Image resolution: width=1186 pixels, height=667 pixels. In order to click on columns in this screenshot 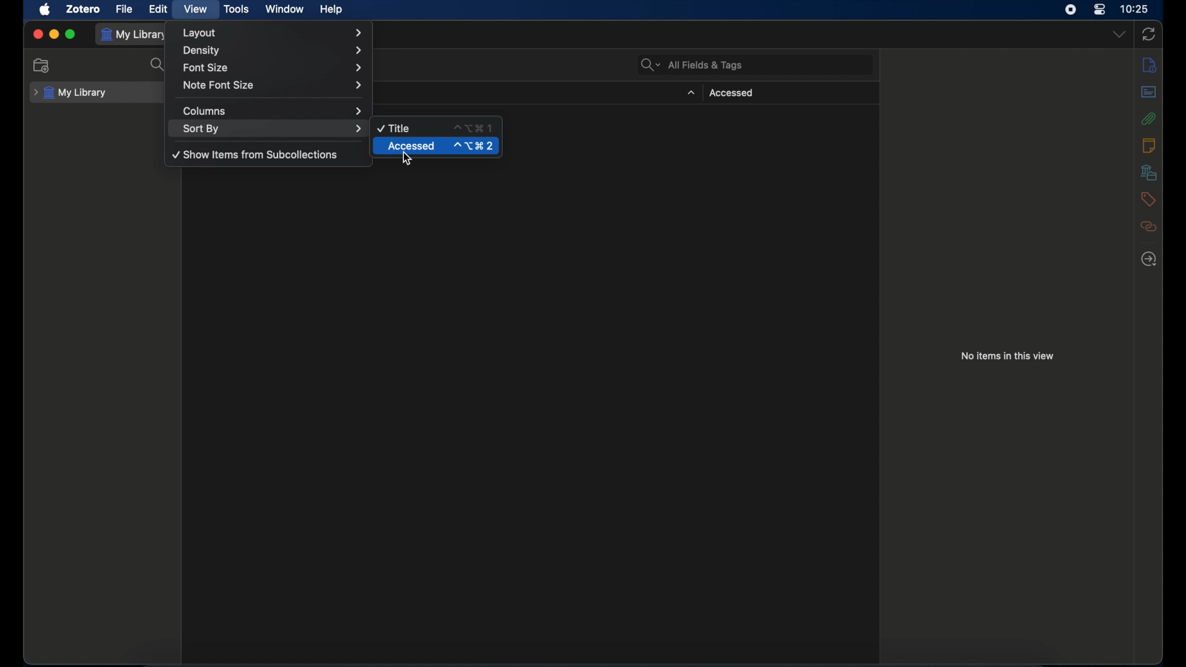, I will do `click(273, 110)`.